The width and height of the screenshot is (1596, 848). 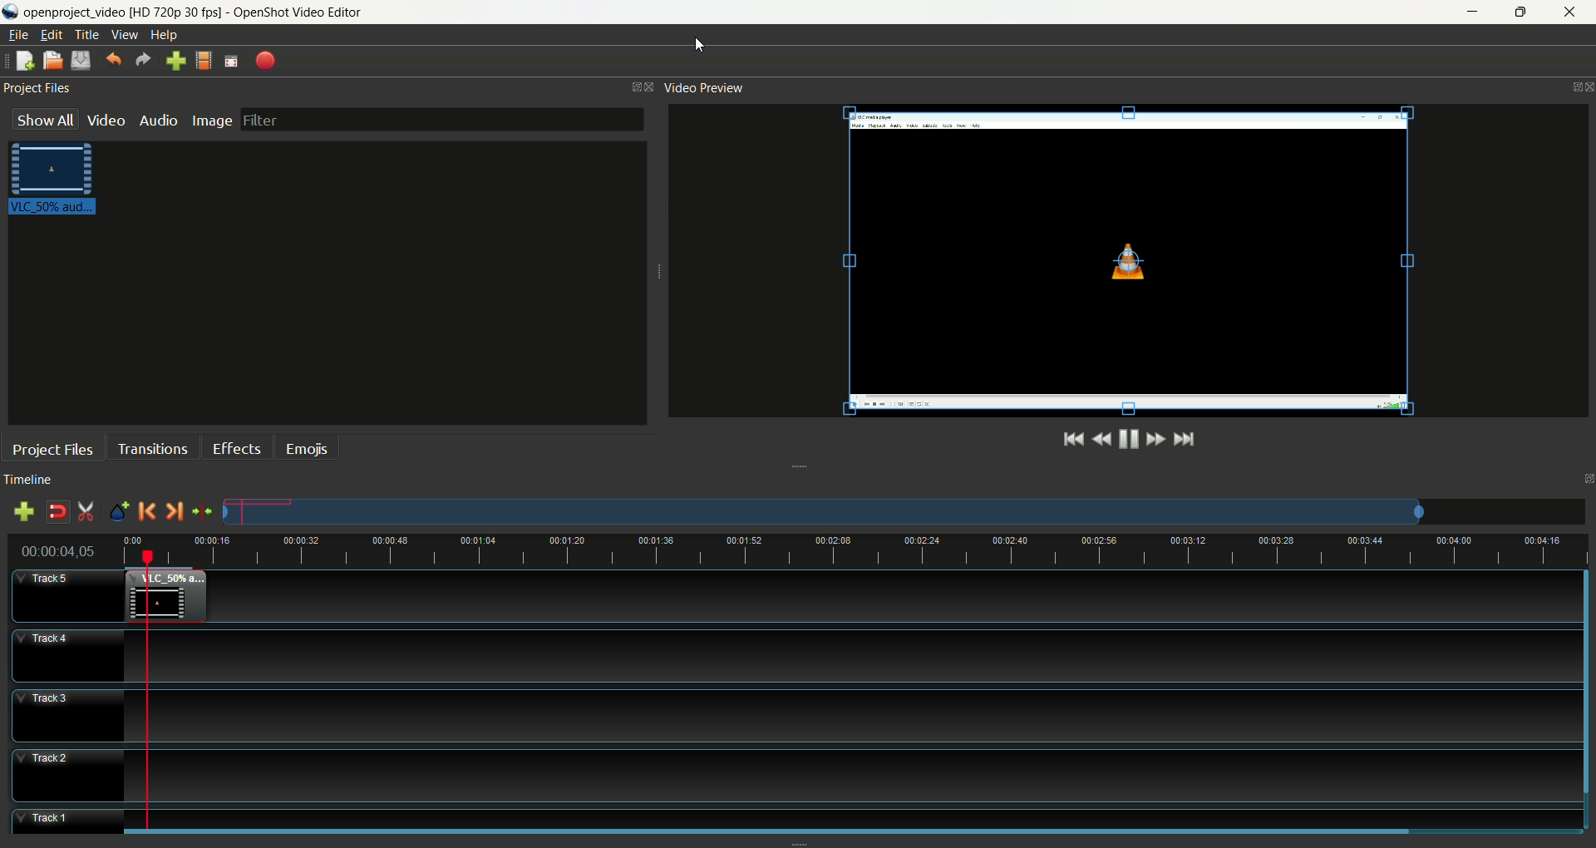 I want to click on play, so click(x=1126, y=439).